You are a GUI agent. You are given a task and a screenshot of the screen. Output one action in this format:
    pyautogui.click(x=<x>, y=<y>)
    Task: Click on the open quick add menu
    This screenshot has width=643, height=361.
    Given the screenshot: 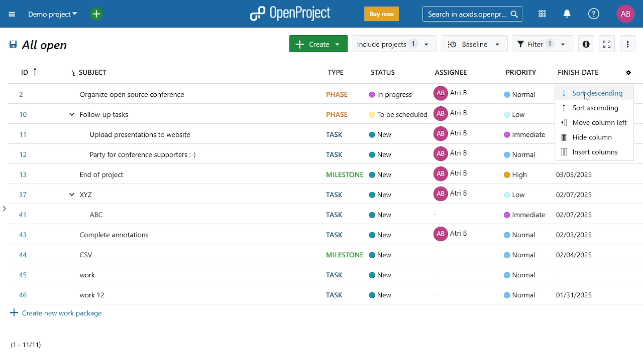 What is the action you would take?
    pyautogui.click(x=98, y=14)
    